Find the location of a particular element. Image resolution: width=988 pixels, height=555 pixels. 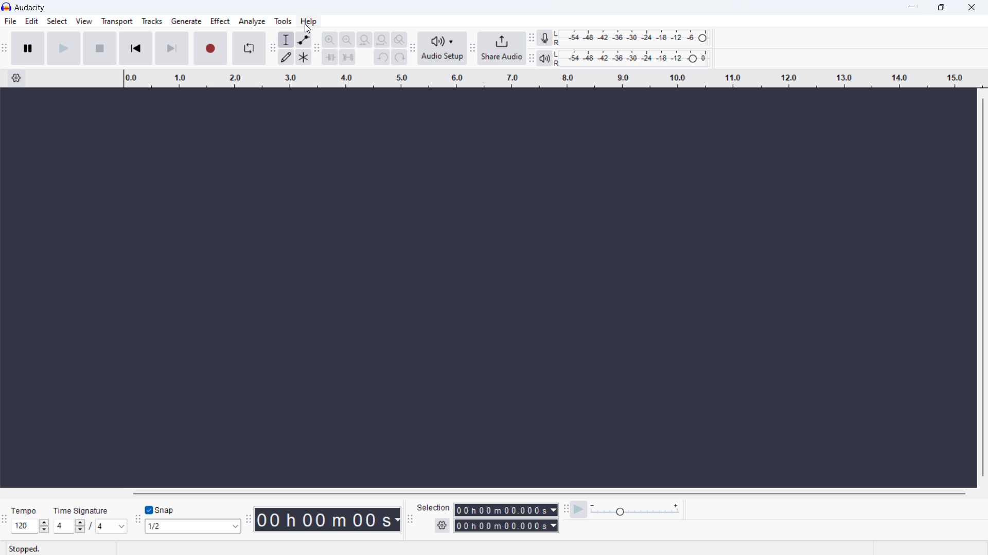

play at speed toolbar is located at coordinates (564, 509).